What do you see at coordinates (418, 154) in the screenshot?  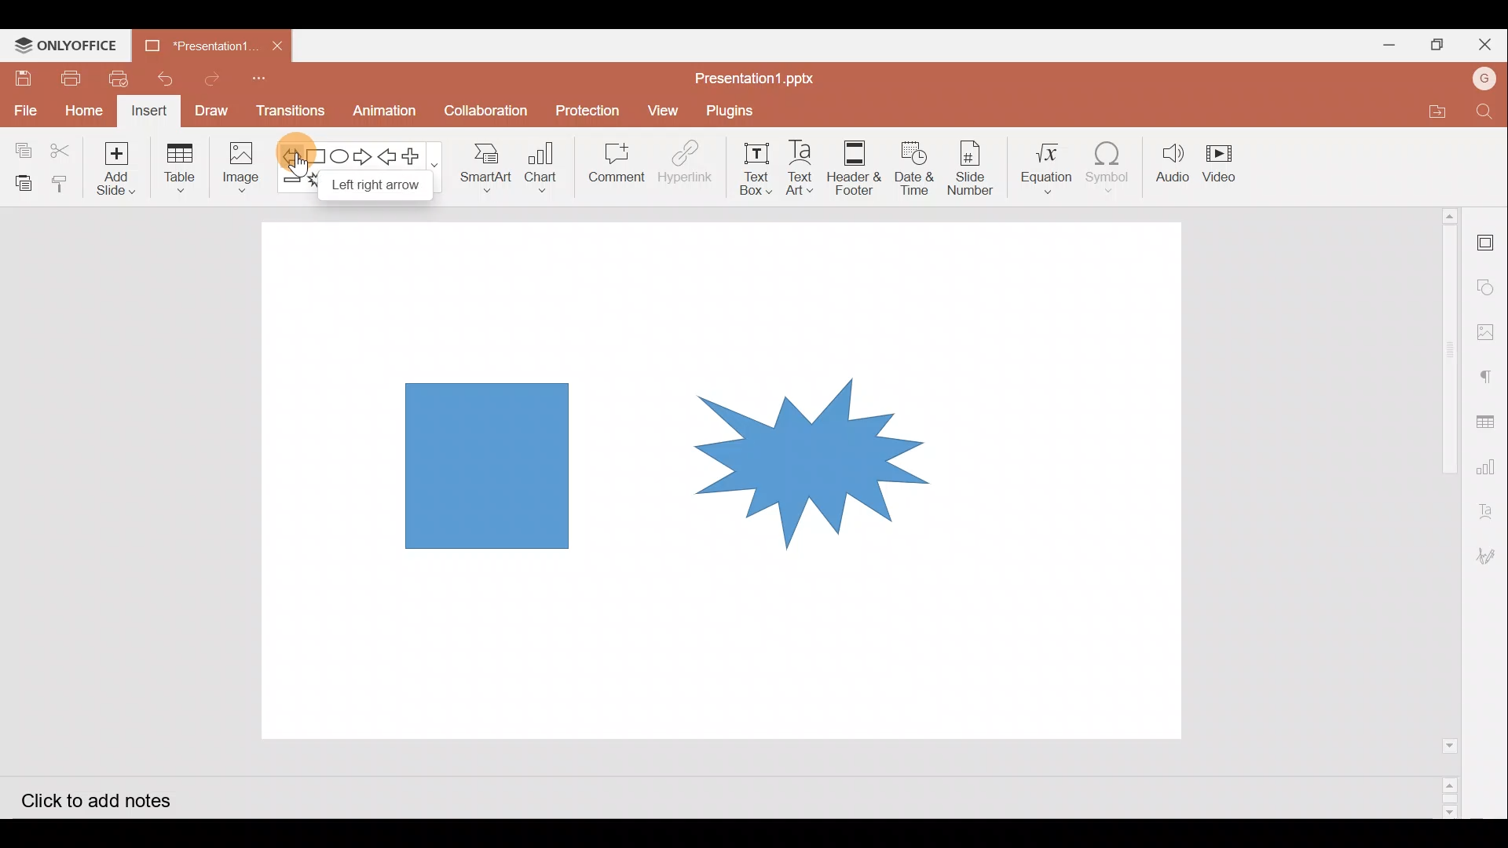 I see `Plus` at bounding box center [418, 154].